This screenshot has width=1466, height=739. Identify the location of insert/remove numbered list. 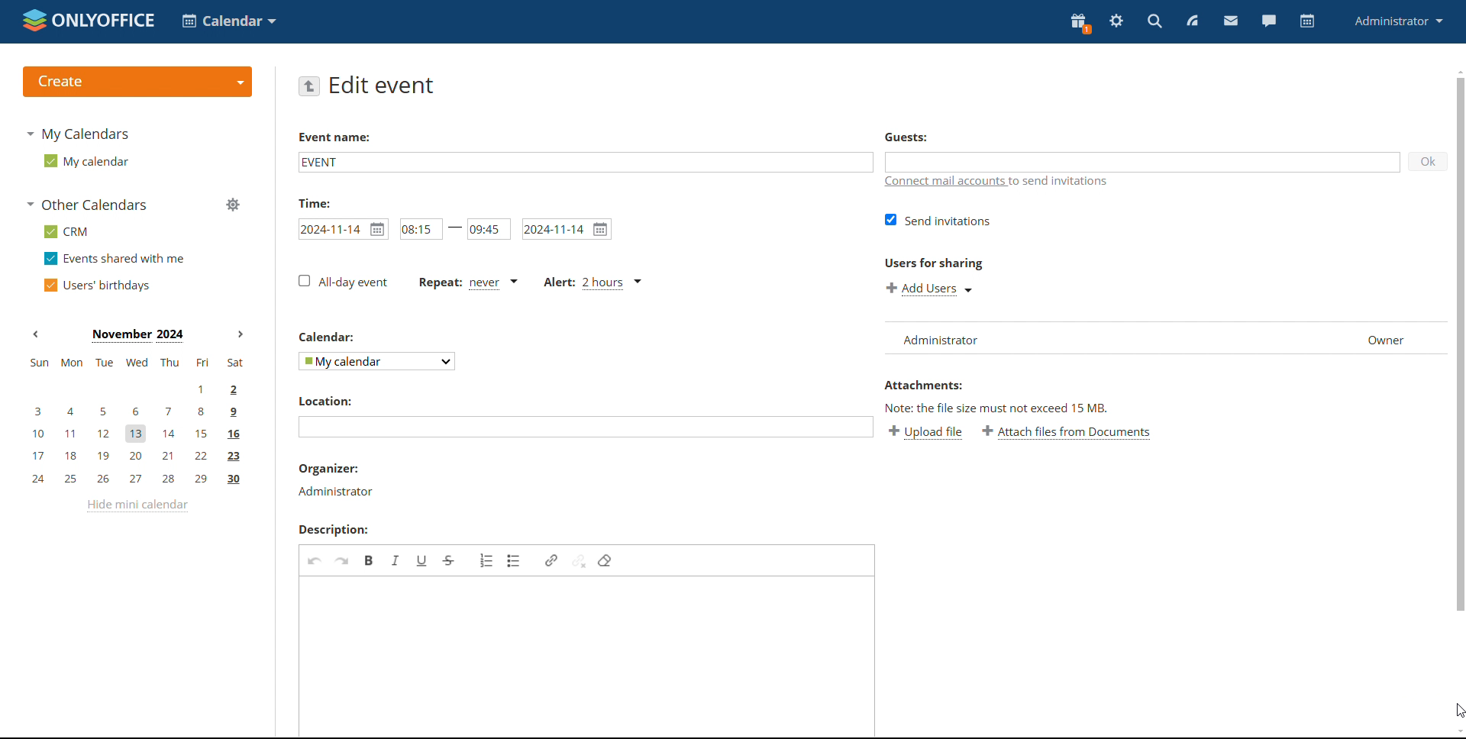
(487, 560).